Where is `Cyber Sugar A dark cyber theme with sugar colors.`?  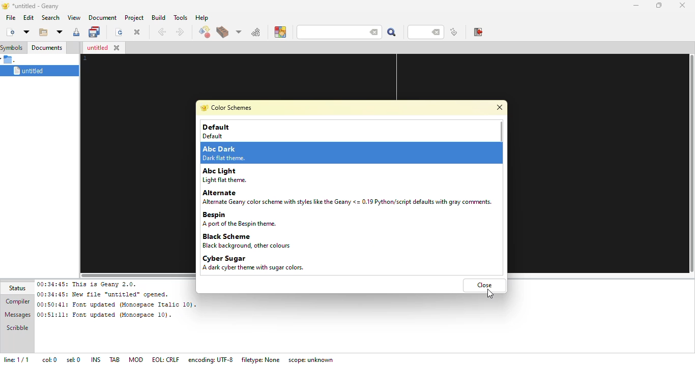
Cyber Sugar A dark cyber theme with sugar colors. is located at coordinates (252, 263).